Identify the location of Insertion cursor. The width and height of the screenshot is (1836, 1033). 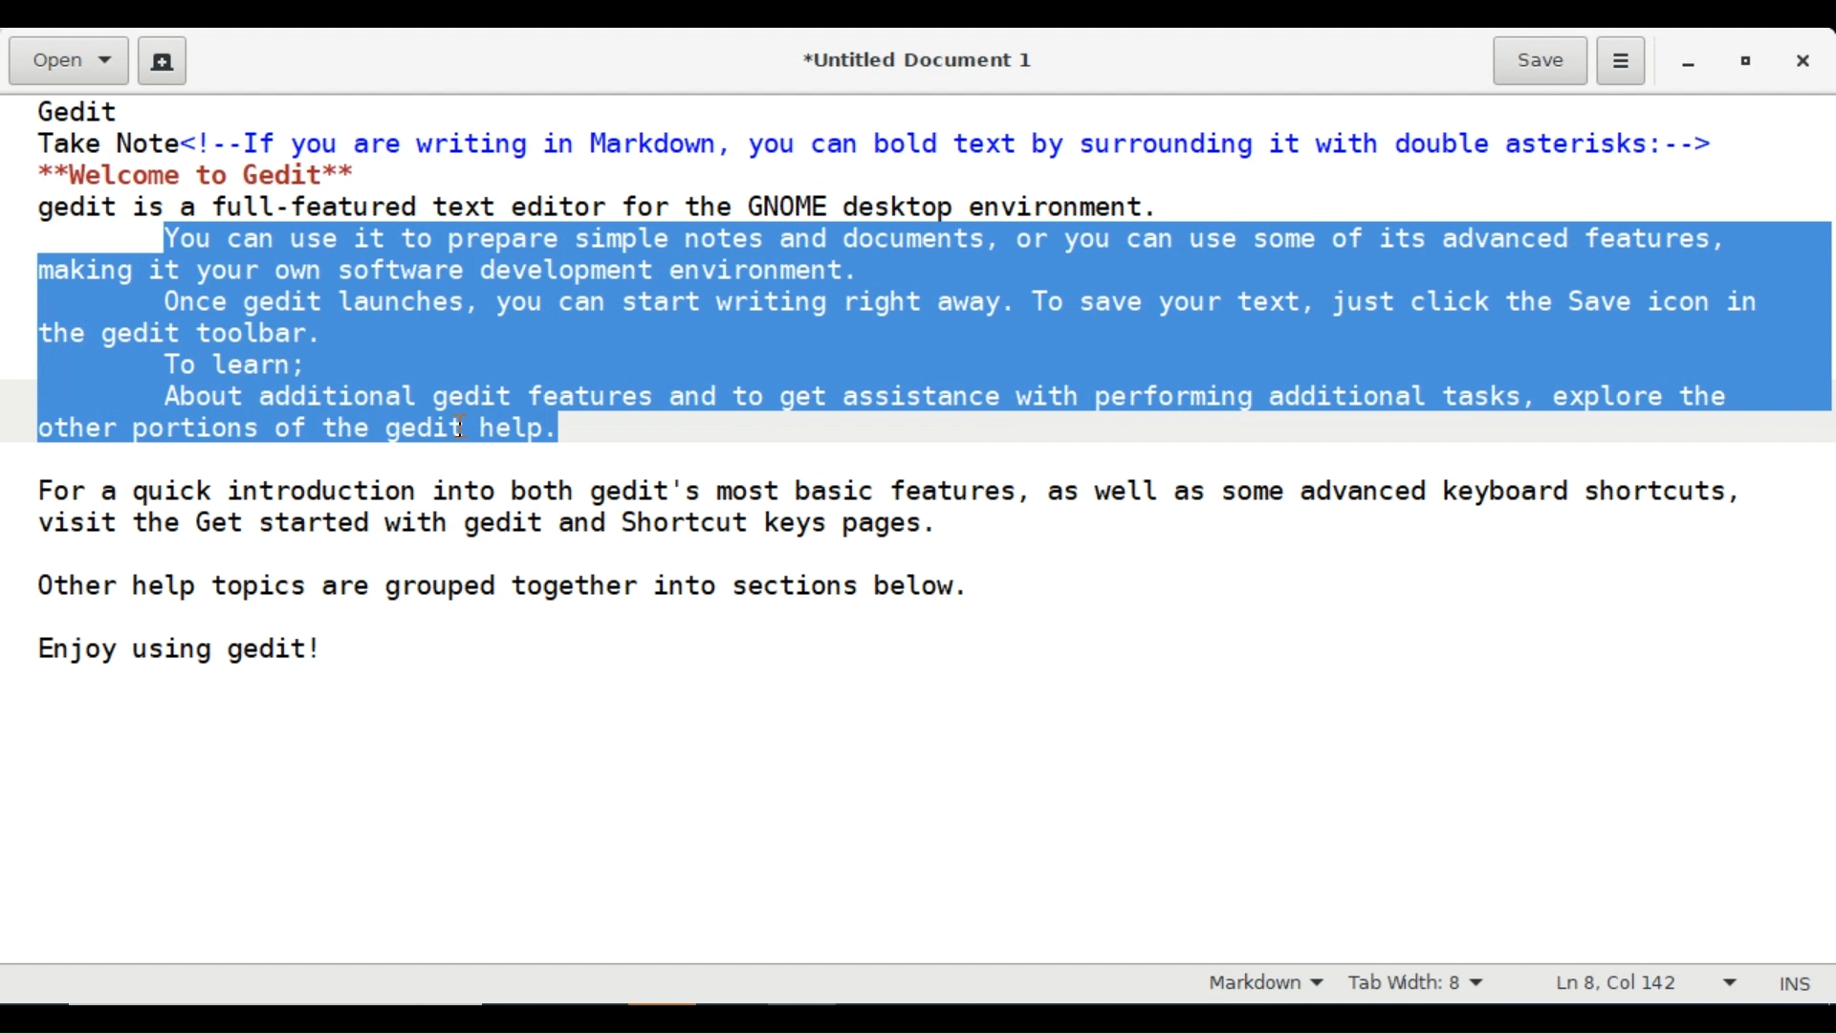
(464, 424).